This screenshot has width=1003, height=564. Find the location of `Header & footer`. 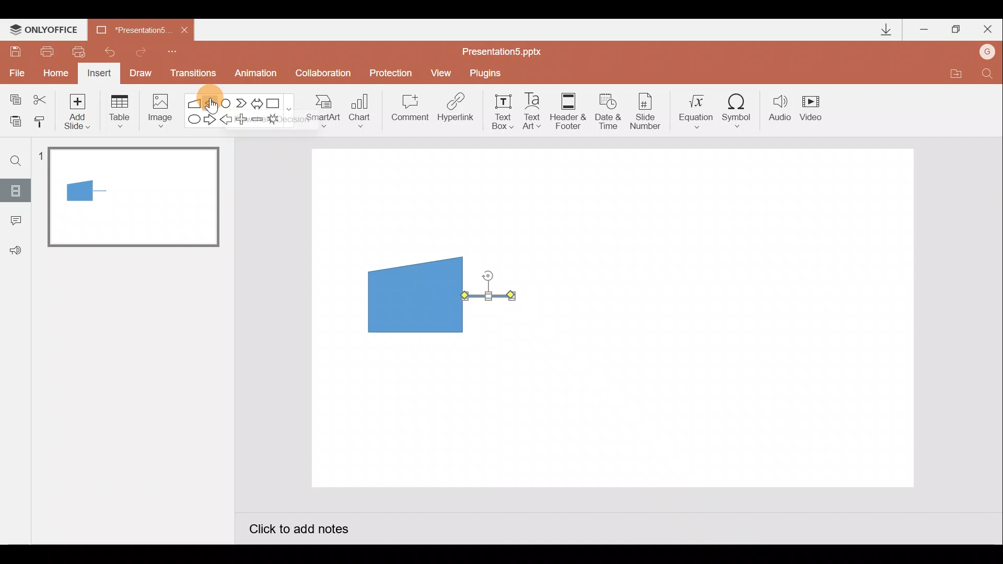

Header & footer is located at coordinates (567, 110).